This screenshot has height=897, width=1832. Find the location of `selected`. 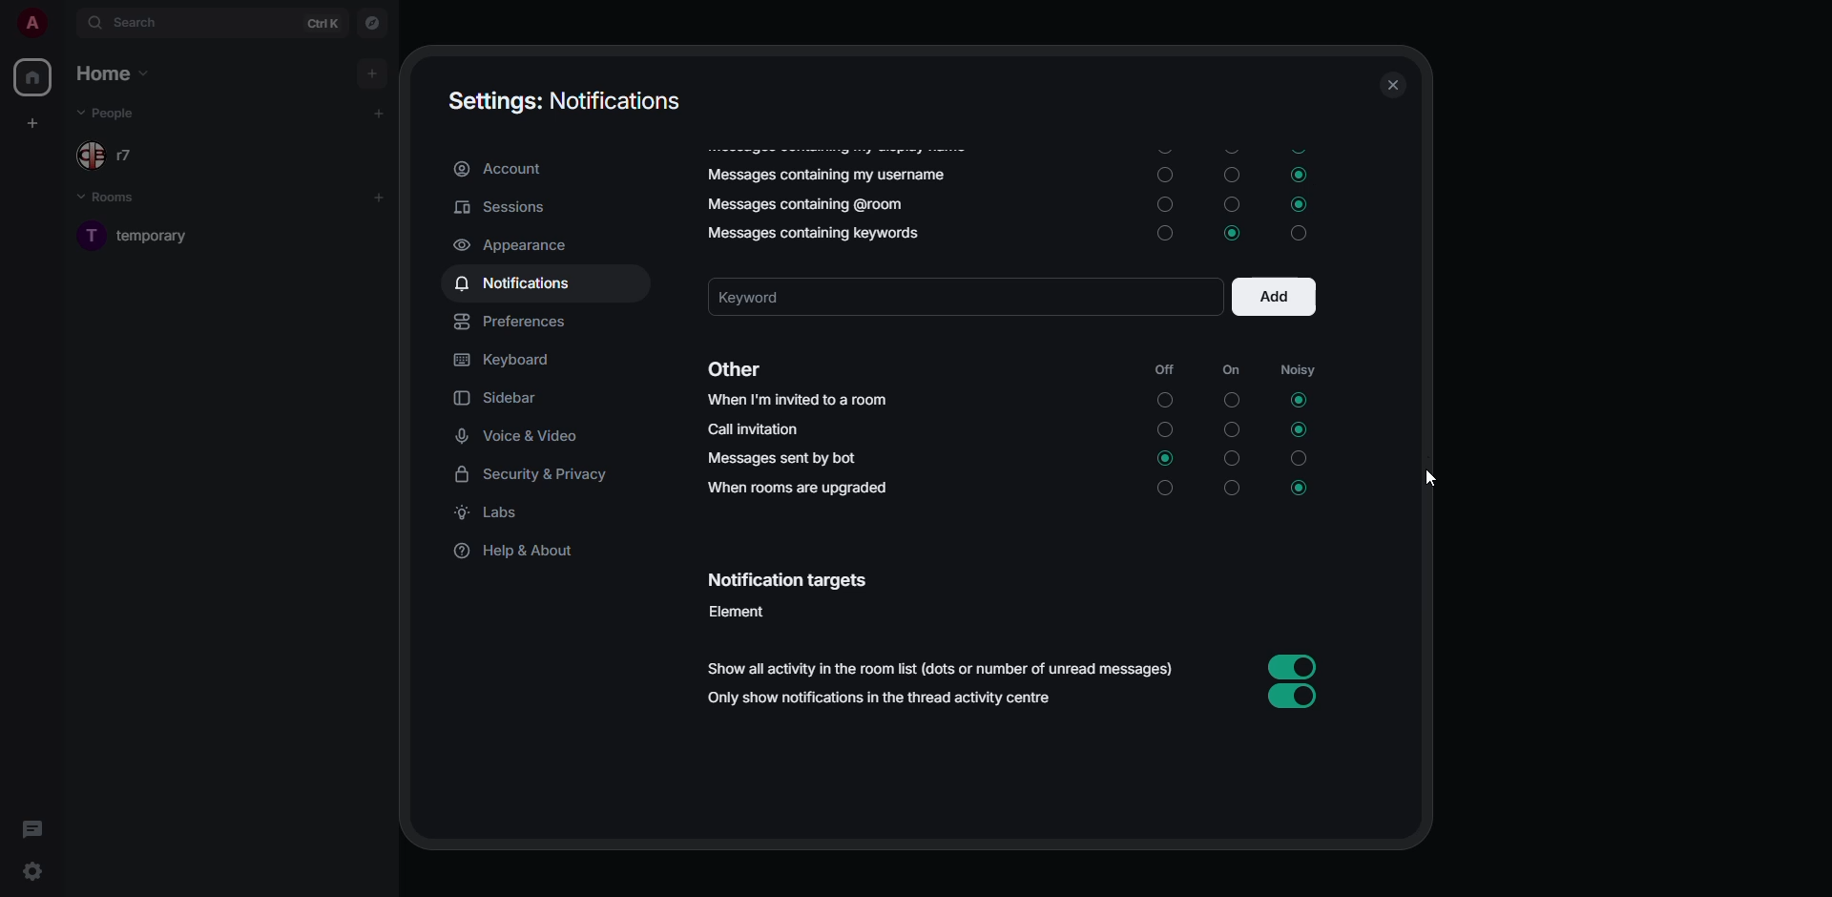

selected is located at coordinates (1298, 174).